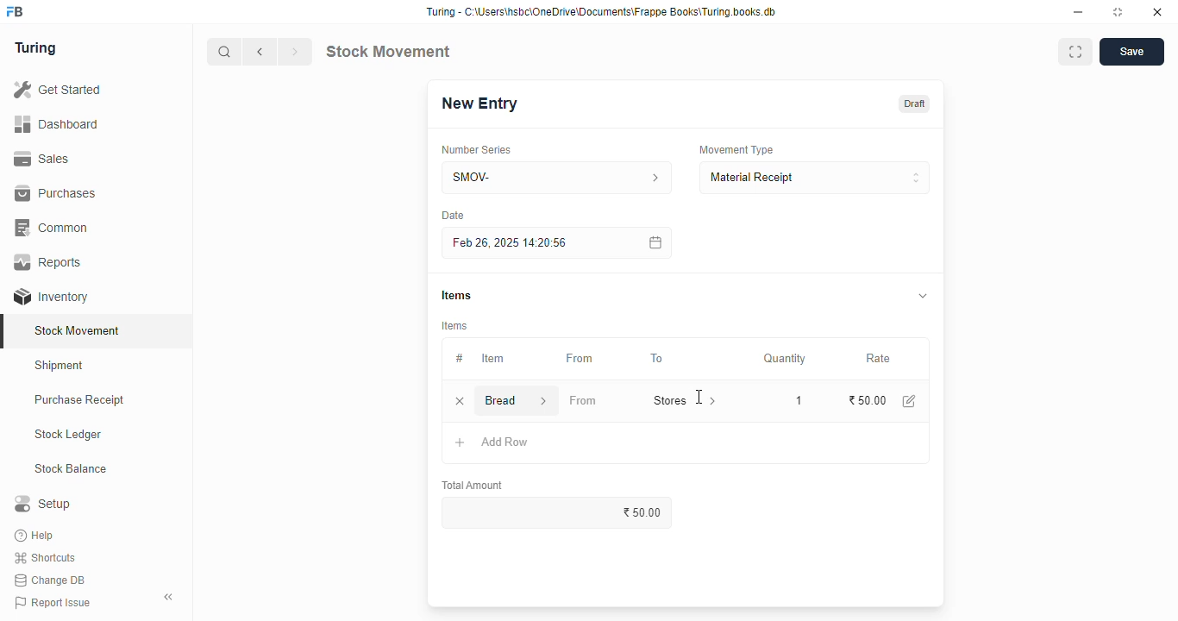 This screenshot has height=621, width=1178. Describe the element at coordinates (1132, 52) in the screenshot. I see `save` at that location.